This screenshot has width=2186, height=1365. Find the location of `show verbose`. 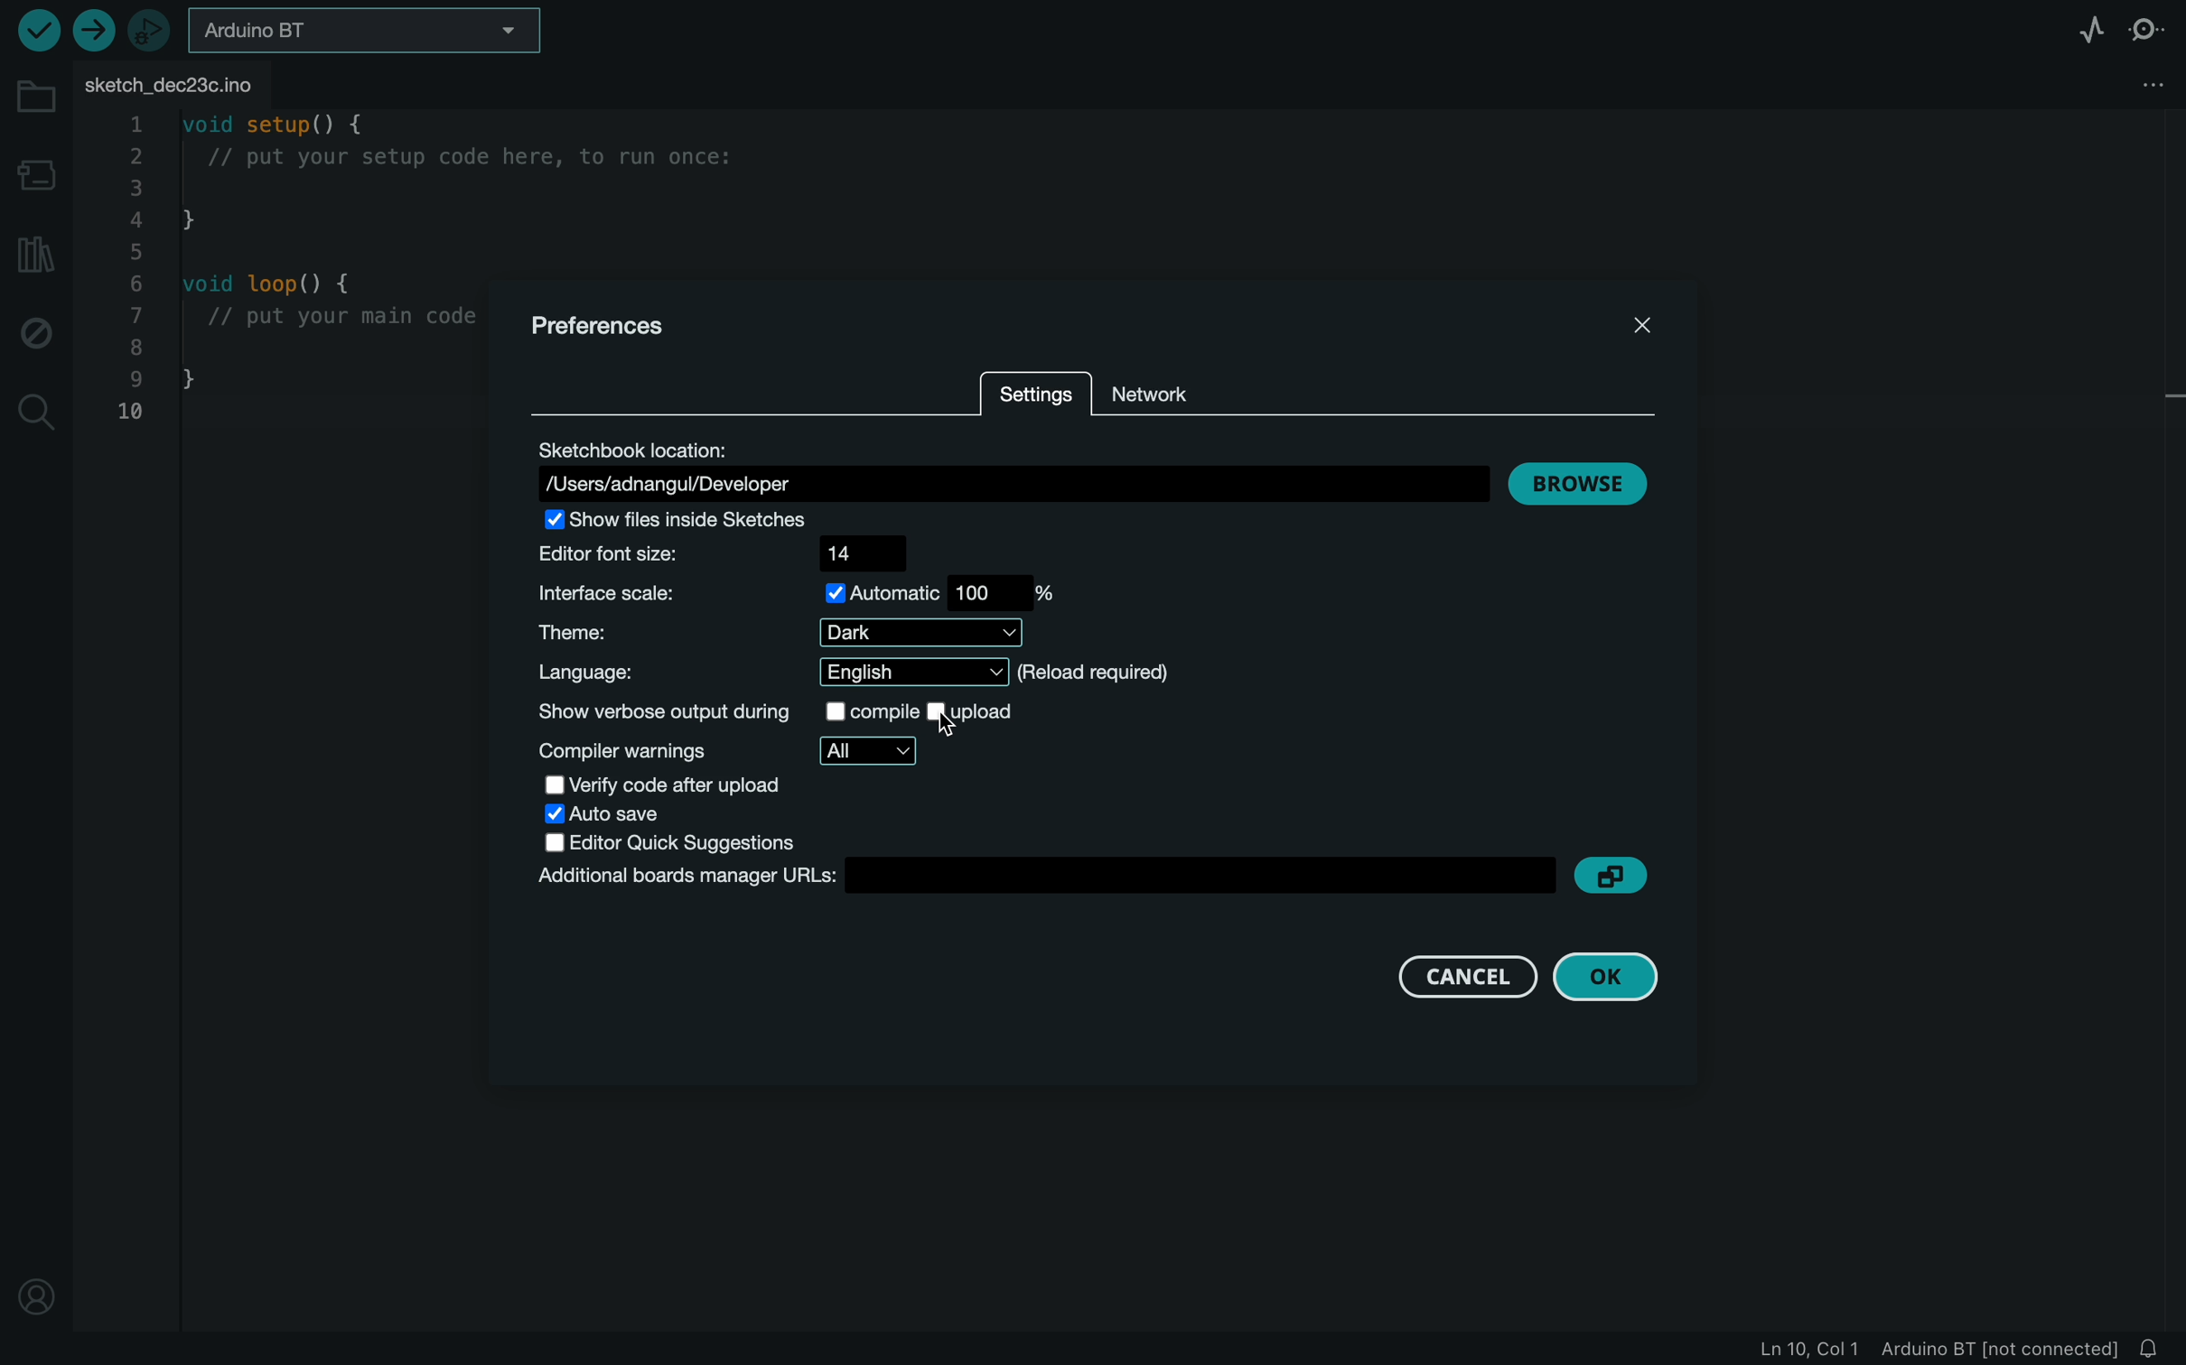

show verbose is located at coordinates (771, 714).